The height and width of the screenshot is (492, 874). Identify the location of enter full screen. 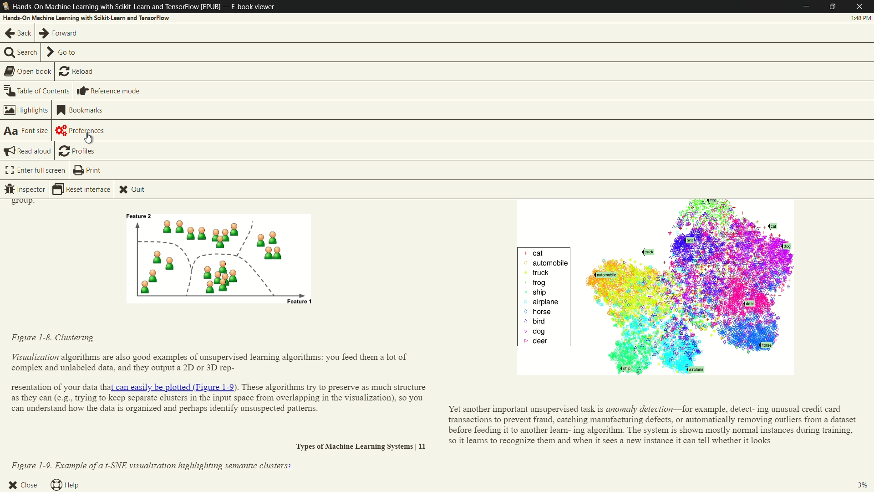
(35, 170).